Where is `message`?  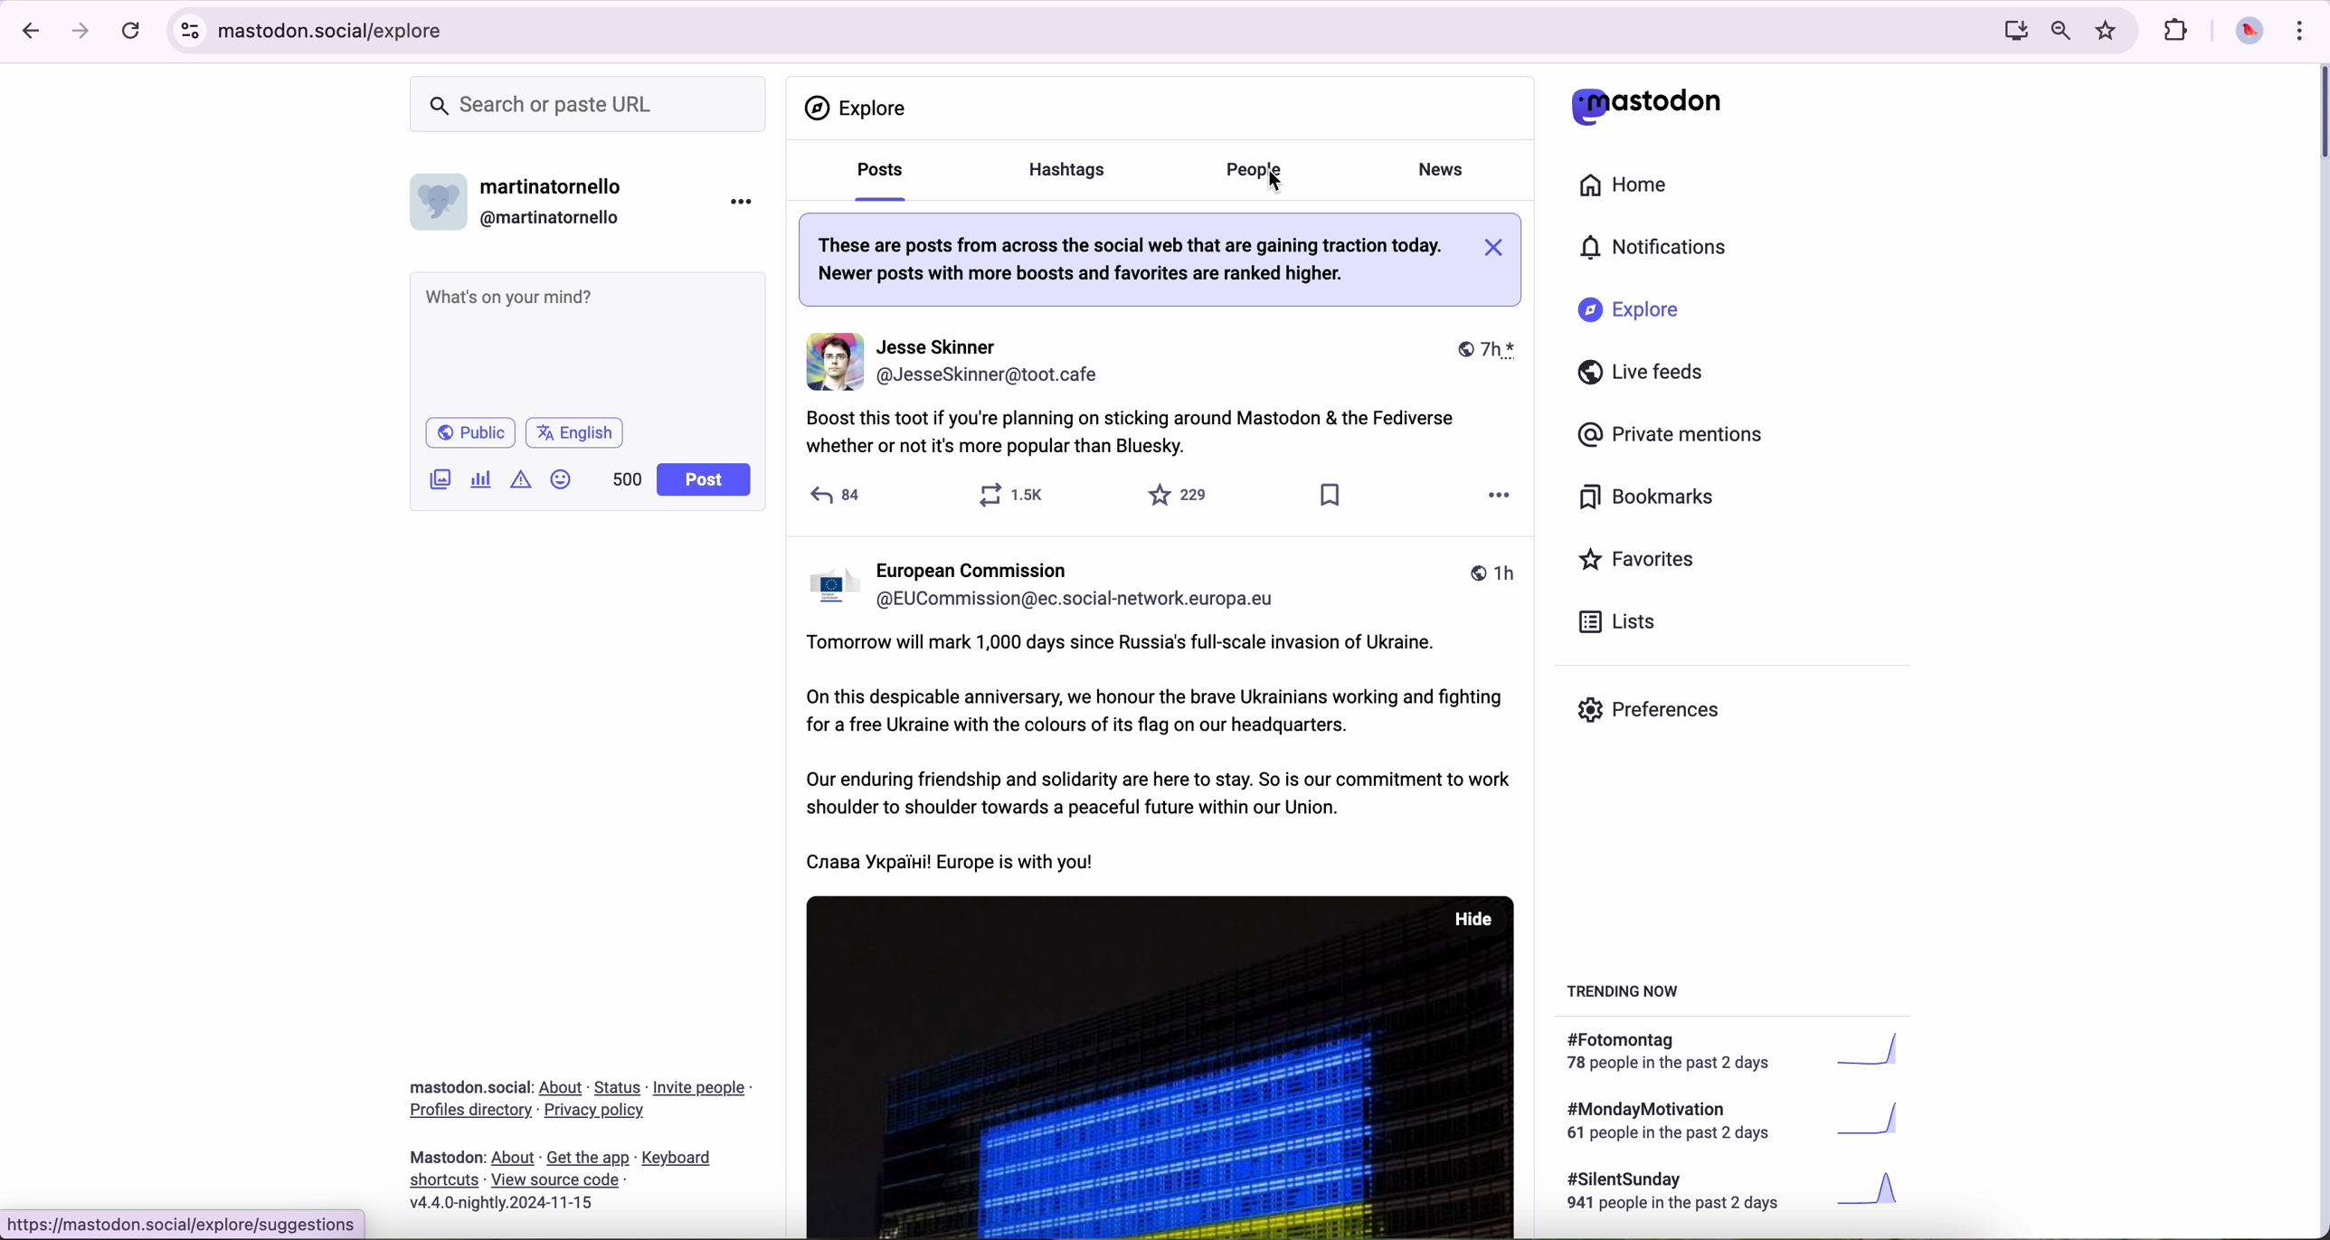 message is located at coordinates (1158, 755).